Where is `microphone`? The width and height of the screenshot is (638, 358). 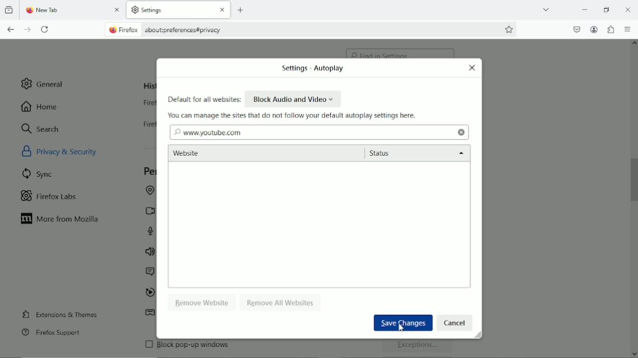
microphone is located at coordinates (152, 231).